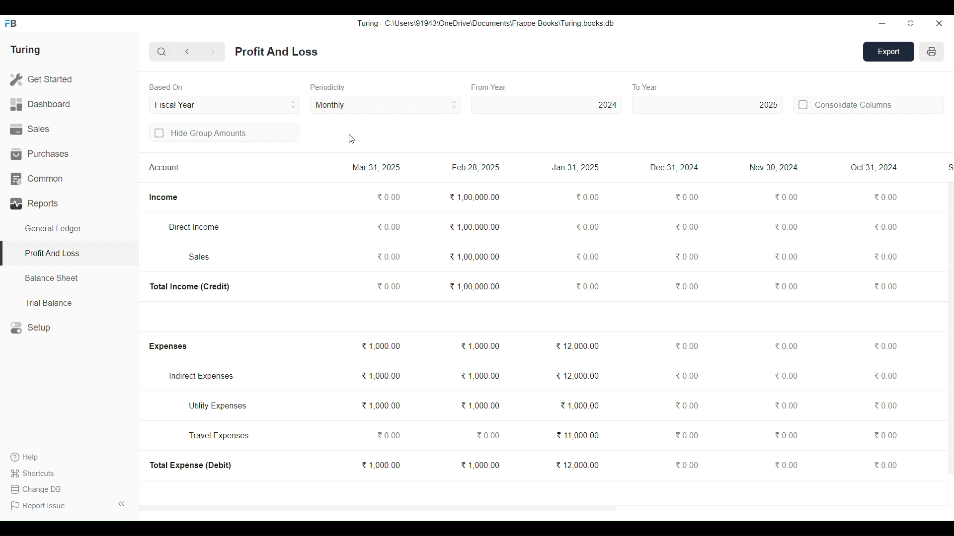 The width and height of the screenshot is (954, 536). What do you see at coordinates (486, 23) in the screenshot?
I see `Turing - C:\Users\91943\0neDrive\Documents Frappe Books\Turing books db` at bounding box center [486, 23].